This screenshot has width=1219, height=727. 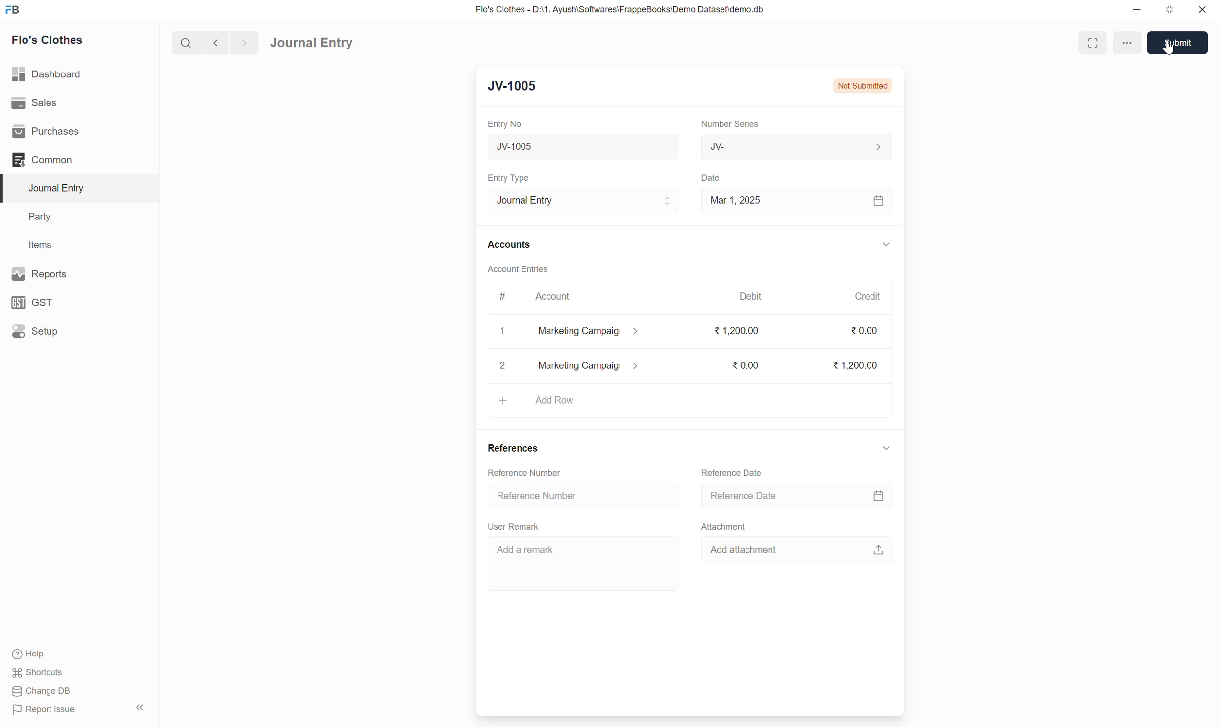 I want to click on Journal Entry, so click(x=60, y=188).